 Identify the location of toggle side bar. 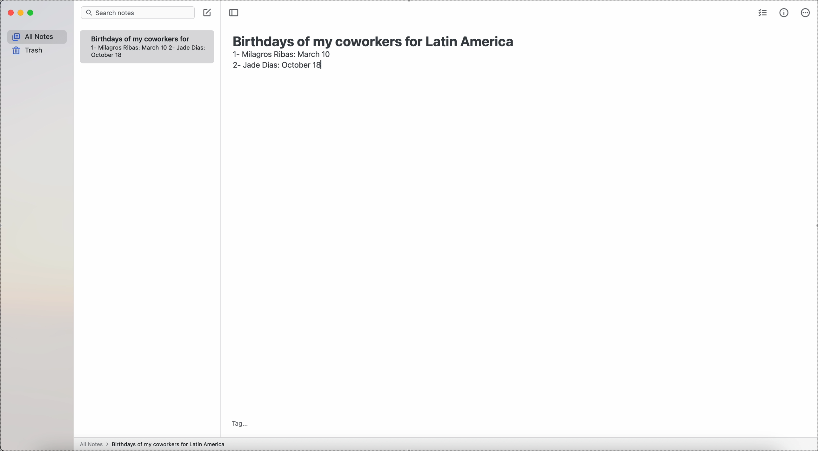
(235, 13).